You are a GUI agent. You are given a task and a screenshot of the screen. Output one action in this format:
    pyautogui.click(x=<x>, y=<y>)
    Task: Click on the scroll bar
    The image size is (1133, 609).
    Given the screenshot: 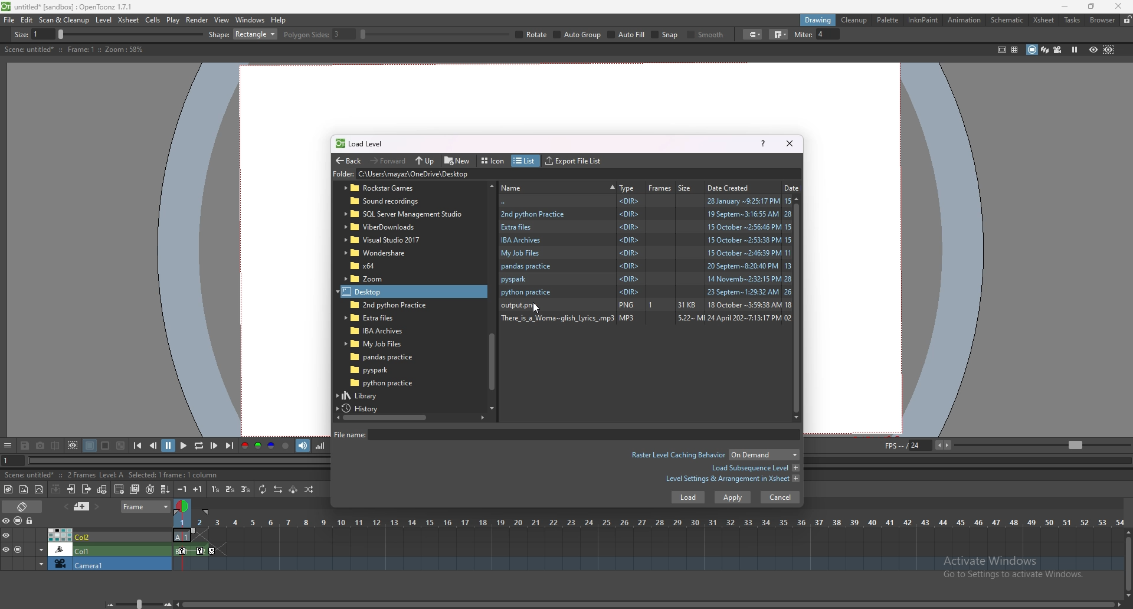 What is the action you would take?
    pyautogui.click(x=800, y=307)
    